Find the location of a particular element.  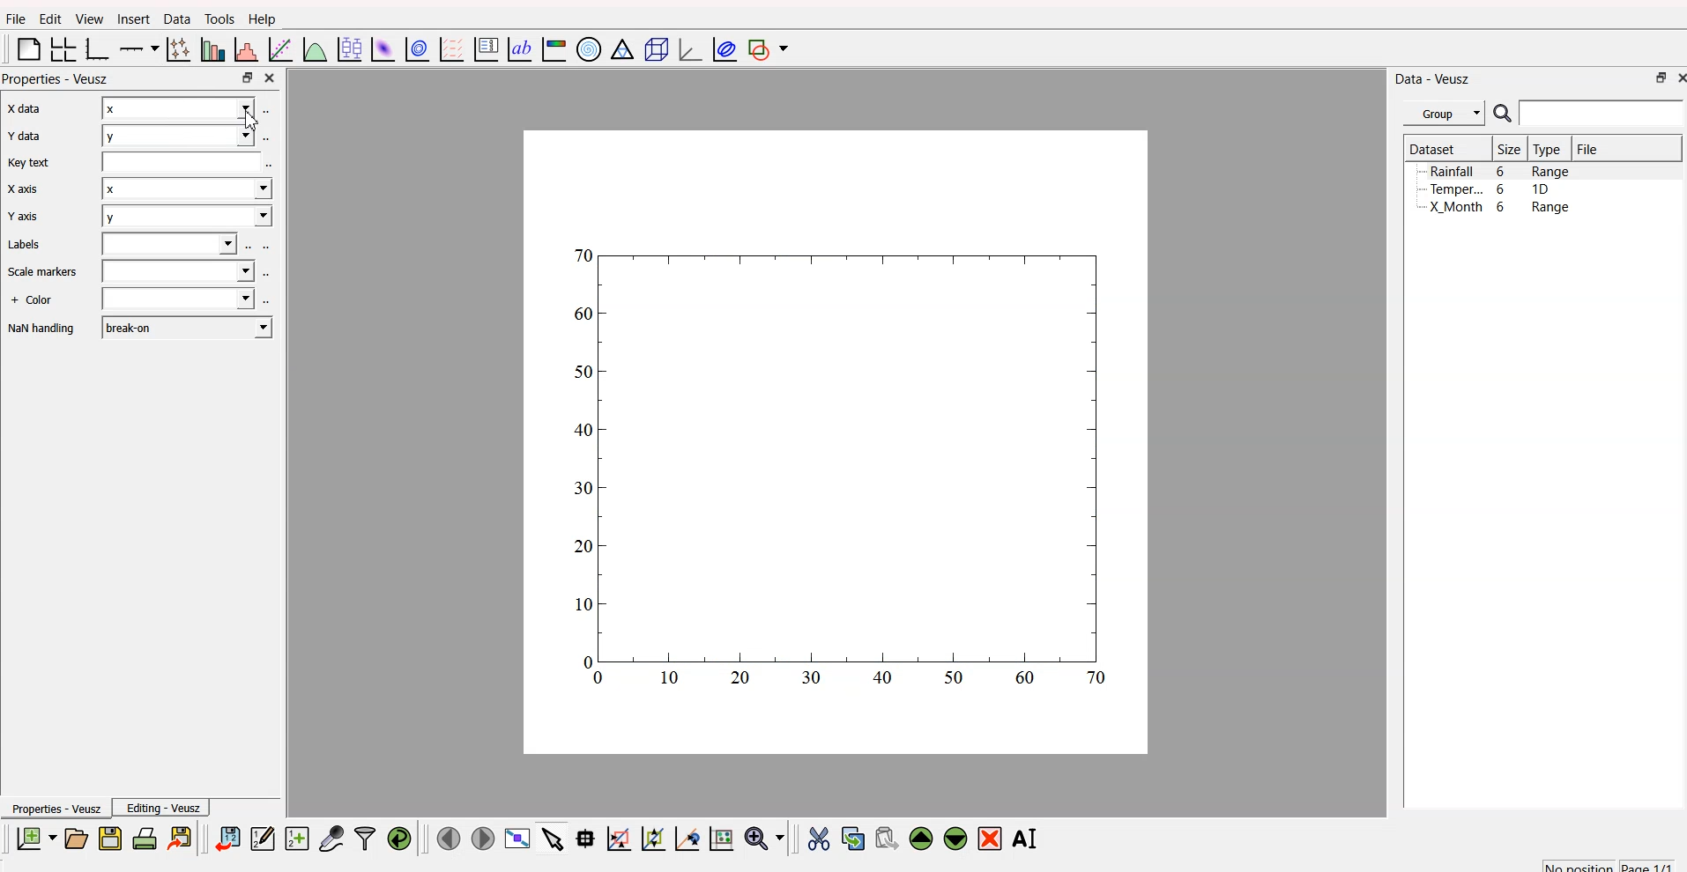

add shape to plot is located at coordinates (771, 50).